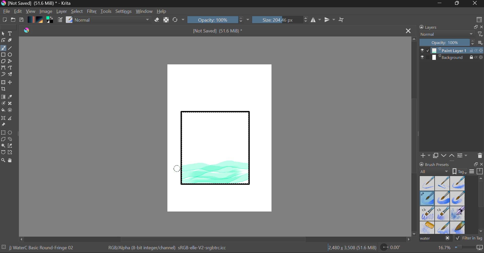  I want to click on Water C - Wet, so click(443, 183).